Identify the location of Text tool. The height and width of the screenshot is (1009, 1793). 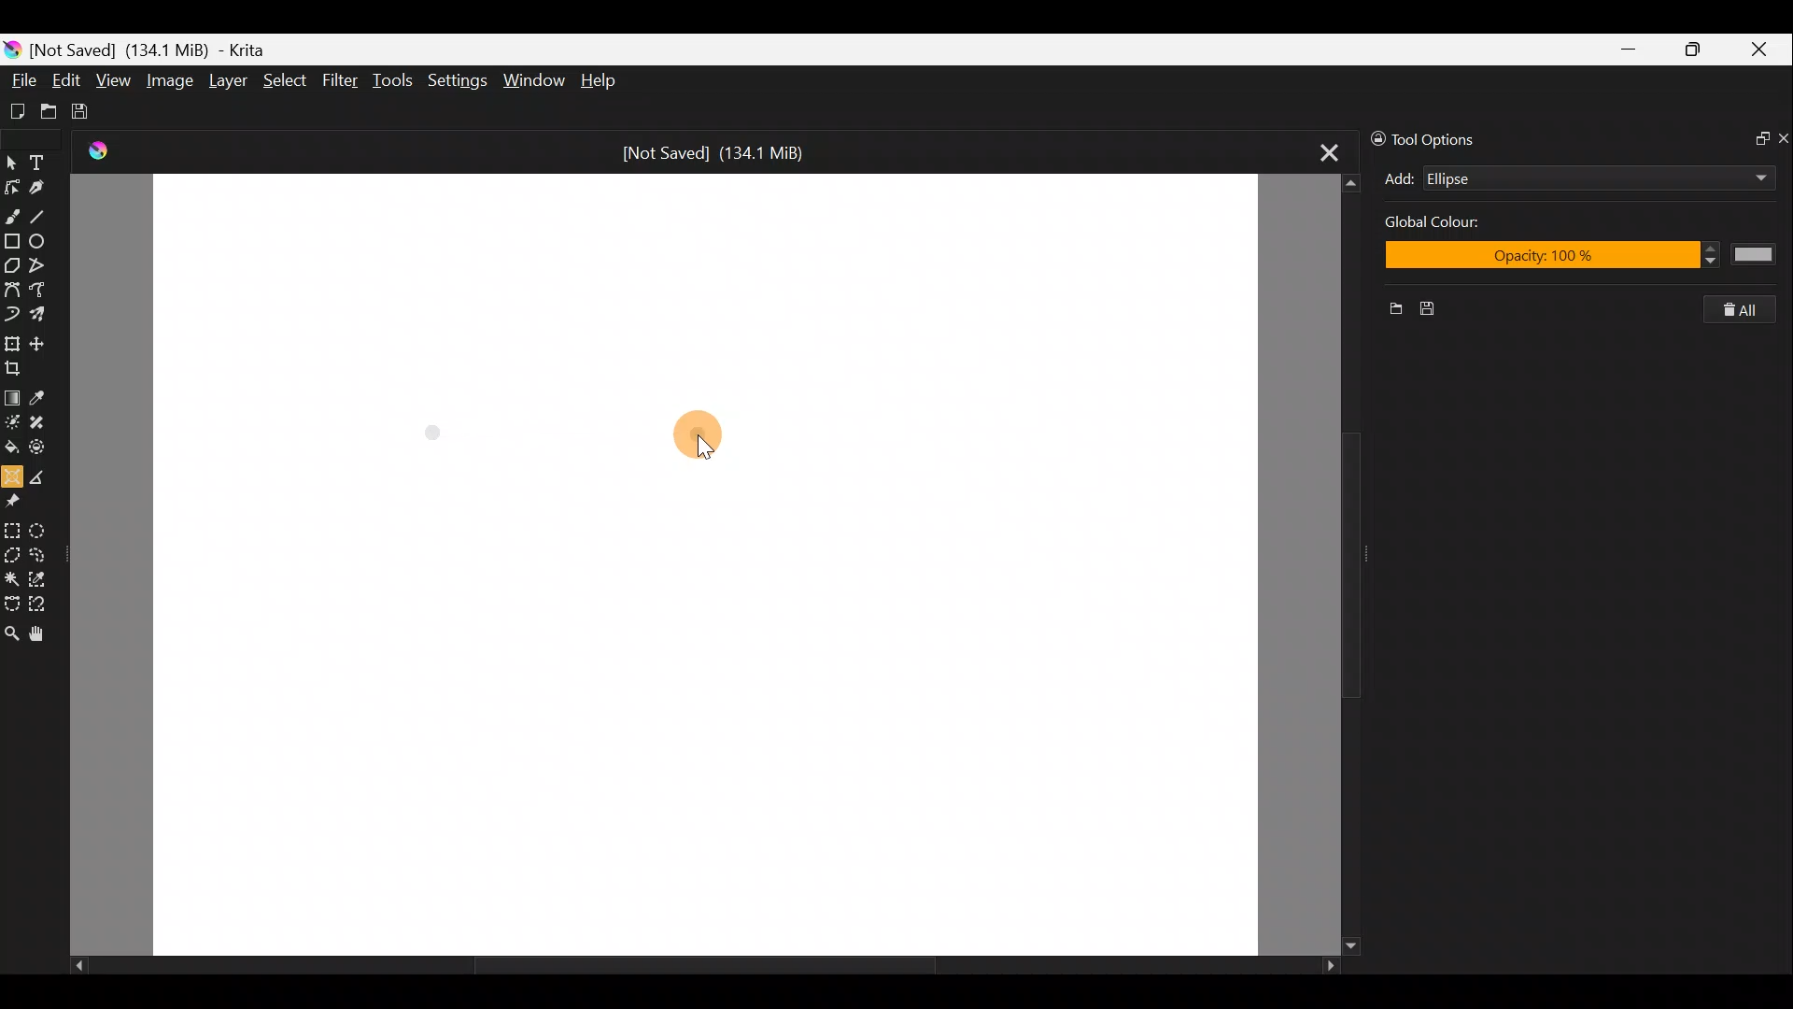
(41, 159).